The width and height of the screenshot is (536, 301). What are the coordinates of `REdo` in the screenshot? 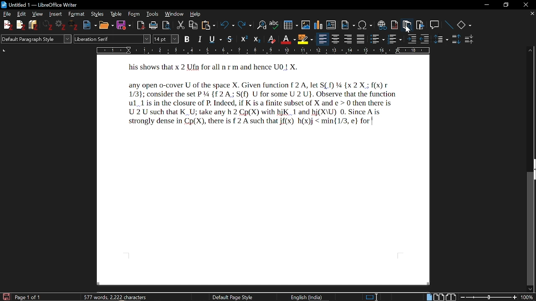 It's located at (245, 26).